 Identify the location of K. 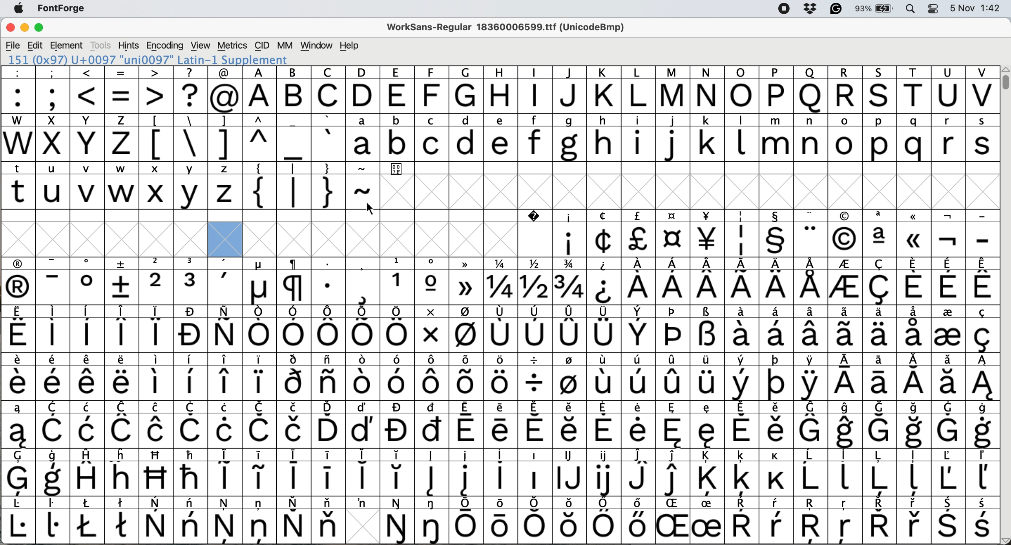
(604, 90).